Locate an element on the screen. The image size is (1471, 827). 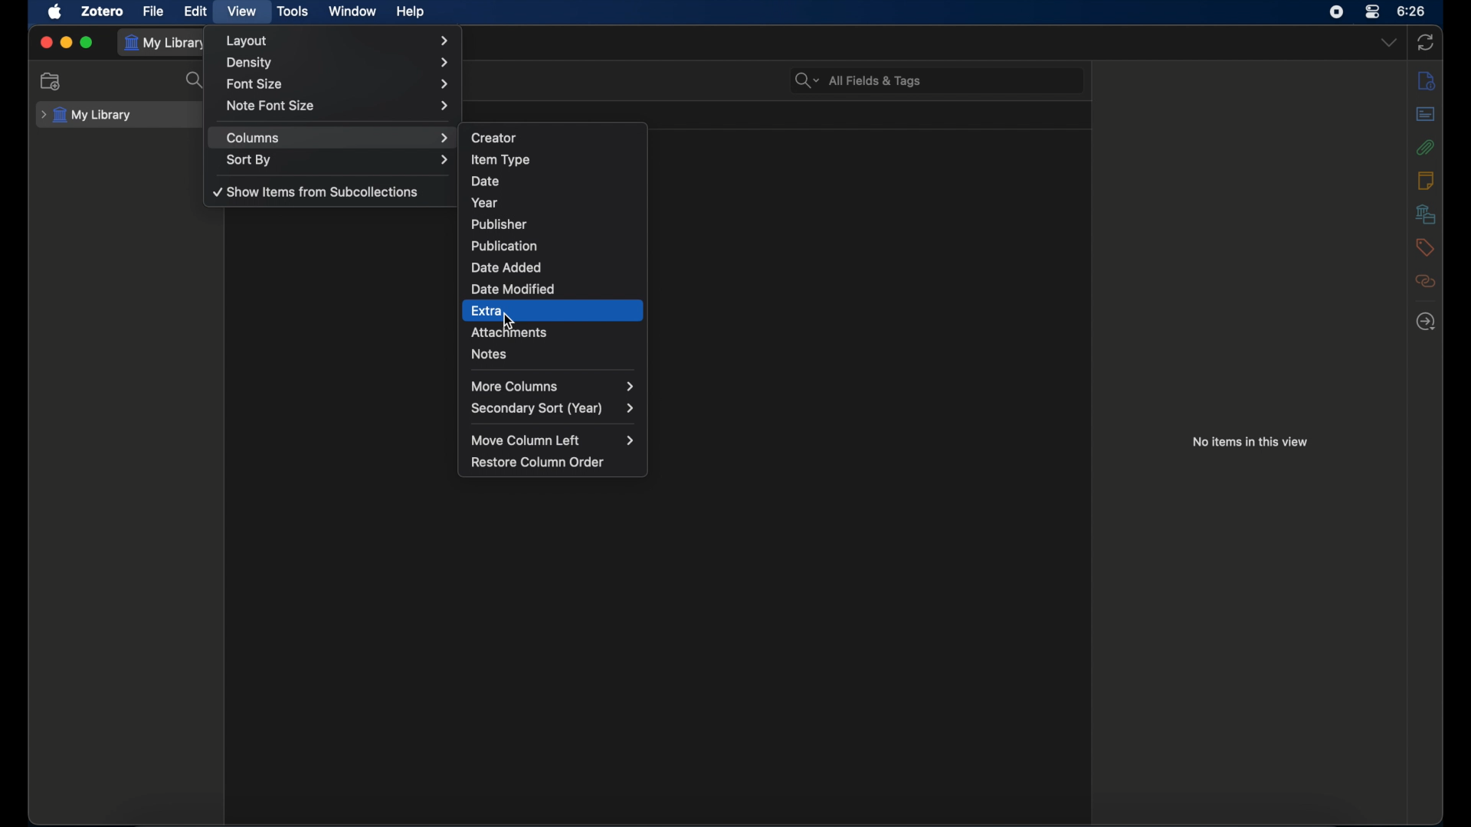
screen recorder is located at coordinates (1336, 11).